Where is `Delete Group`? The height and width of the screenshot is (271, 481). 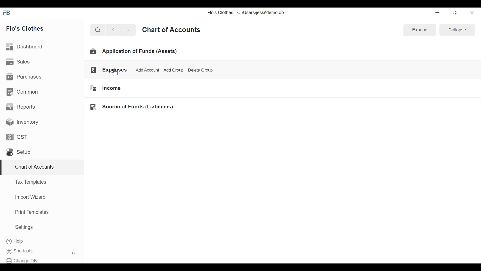
Delete Group is located at coordinates (203, 70).